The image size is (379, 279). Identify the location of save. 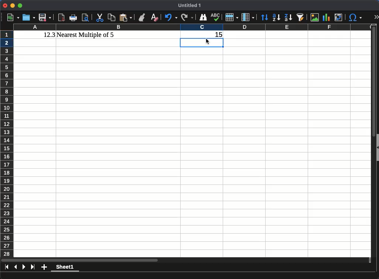
(45, 17).